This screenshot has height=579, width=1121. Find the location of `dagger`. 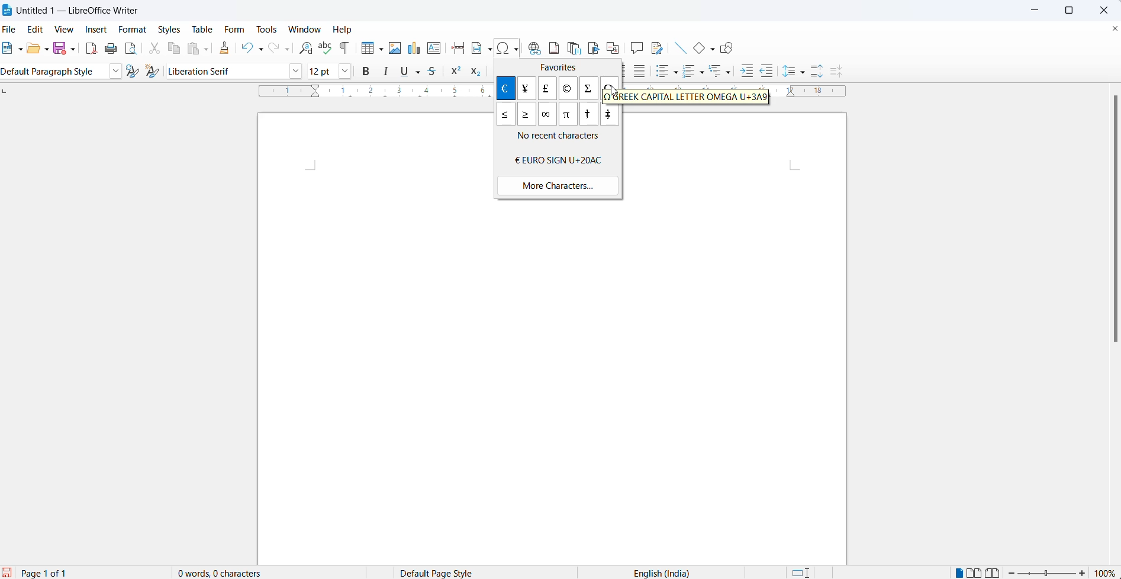

dagger is located at coordinates (590, 115).